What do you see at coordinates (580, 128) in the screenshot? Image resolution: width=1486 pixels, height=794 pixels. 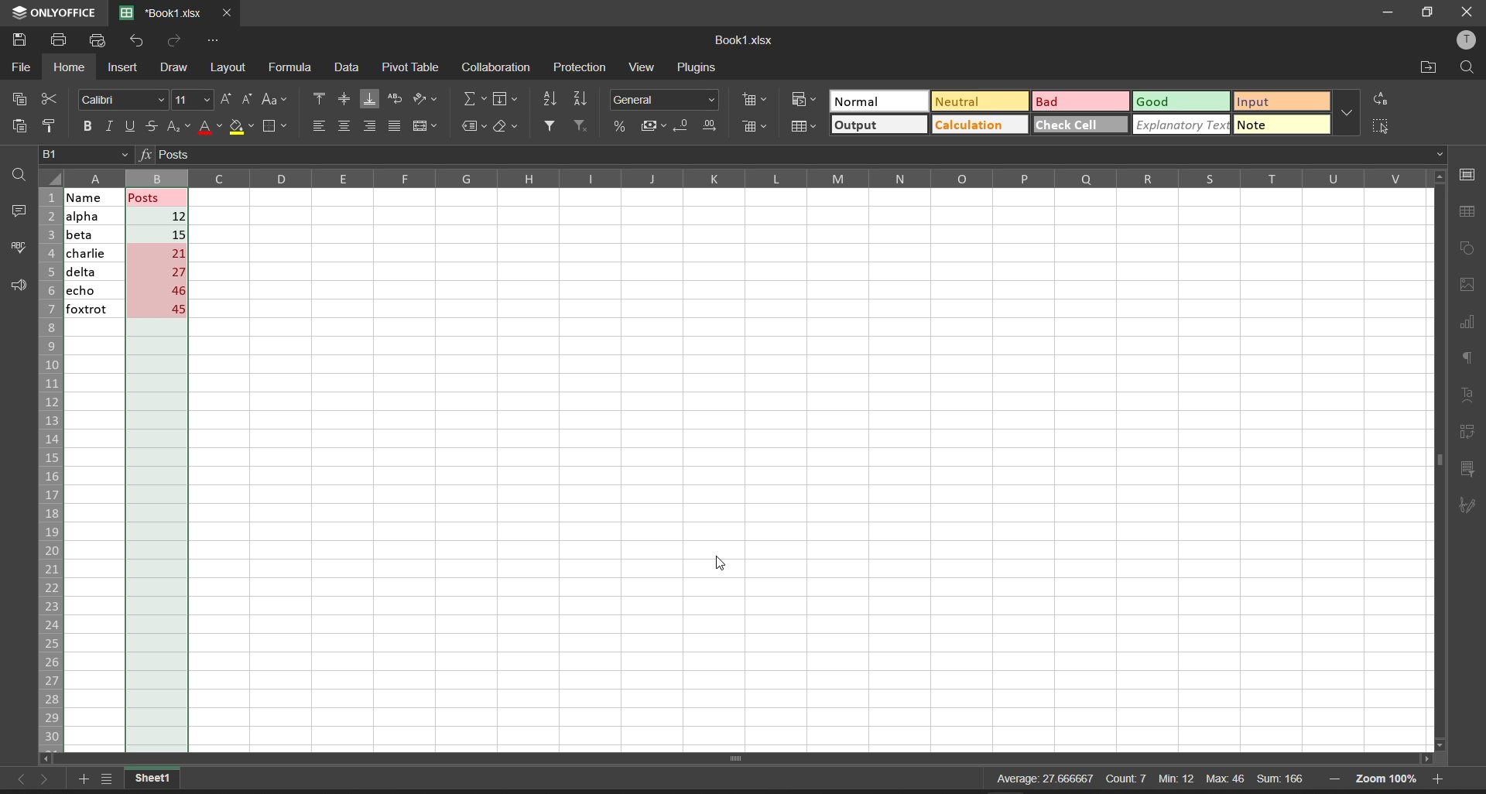 I see `clear filters` at bounding box center [580, 128].